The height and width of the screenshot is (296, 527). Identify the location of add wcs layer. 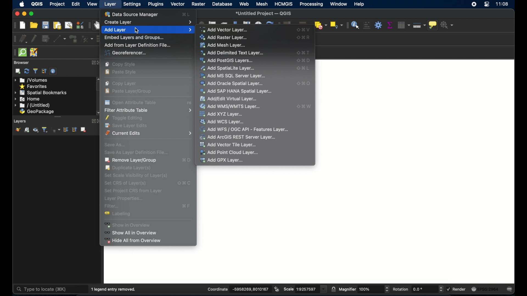
(224, 121).